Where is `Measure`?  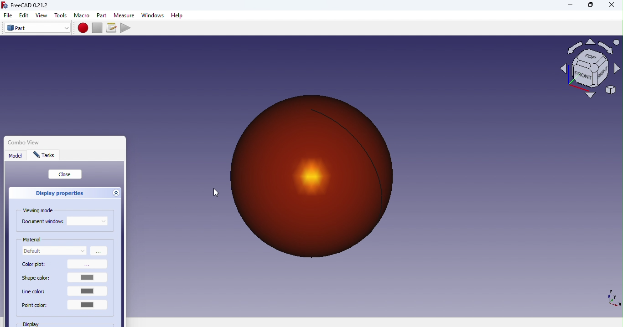
Measure is located at coordinates (124, 15).